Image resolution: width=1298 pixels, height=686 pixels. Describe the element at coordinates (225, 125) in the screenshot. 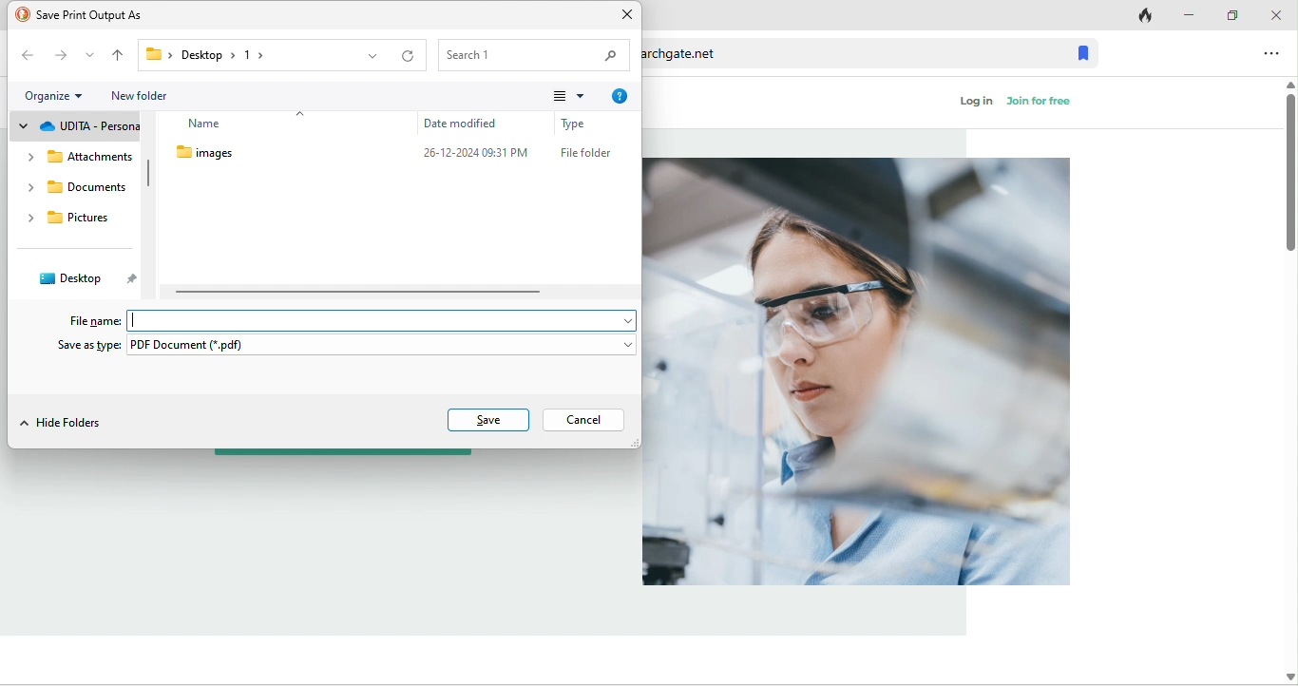

I see `name` at that location.